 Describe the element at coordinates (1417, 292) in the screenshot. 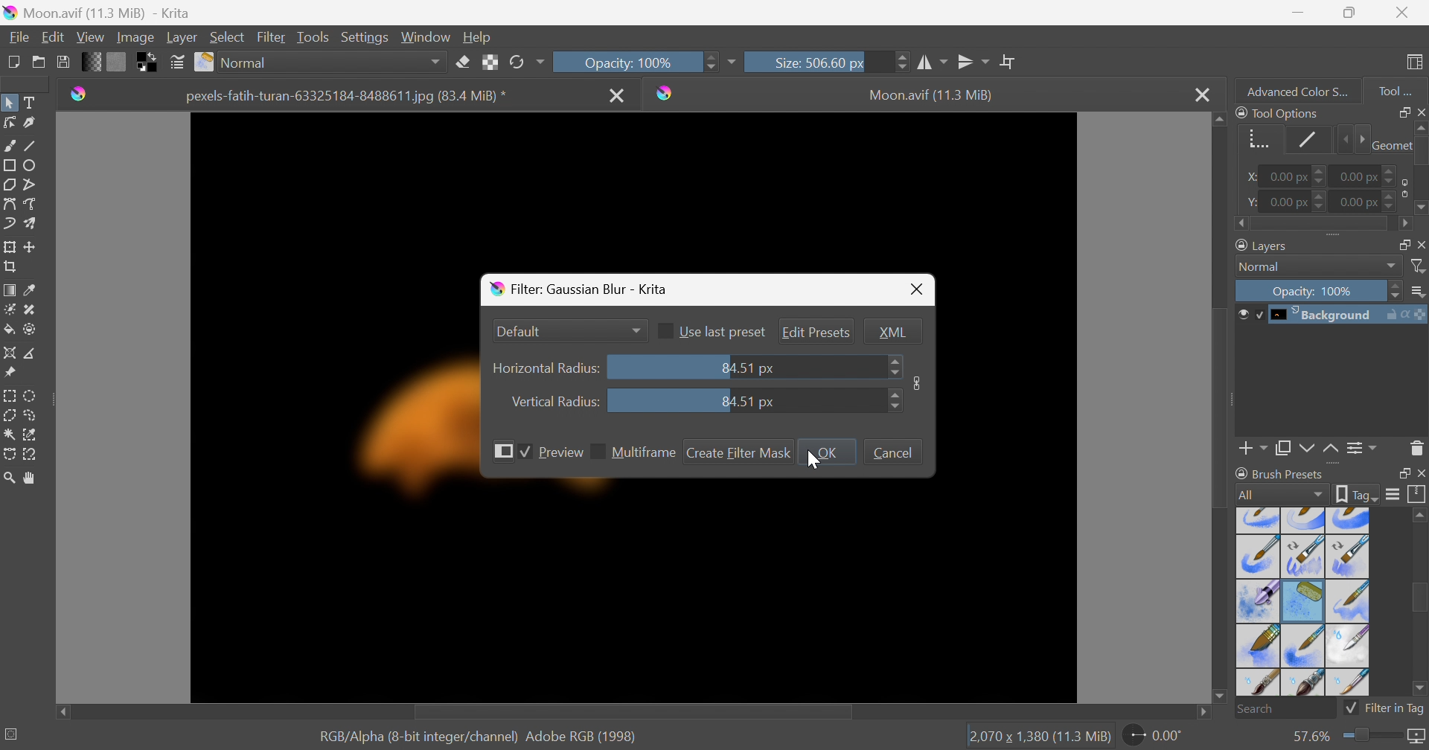

I see `Thumbnail size` at that location.